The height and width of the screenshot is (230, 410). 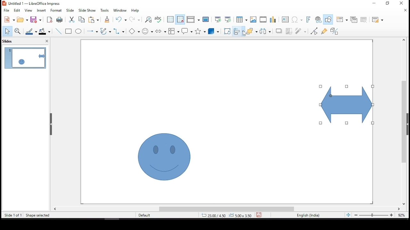 What do you see at coordinates (49, 19) in the screenshot?
I see `export as pdf` at bounding box center [49, 19].